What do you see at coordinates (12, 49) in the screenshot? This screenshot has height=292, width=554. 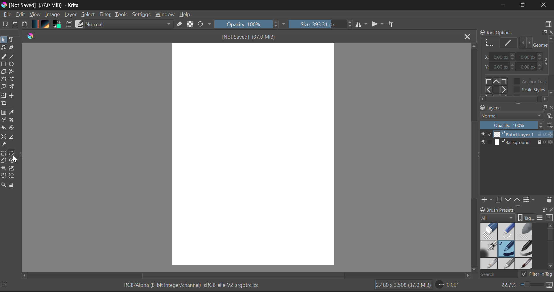 I see `Calligraphic Tool` at bounding box center [12, 49].